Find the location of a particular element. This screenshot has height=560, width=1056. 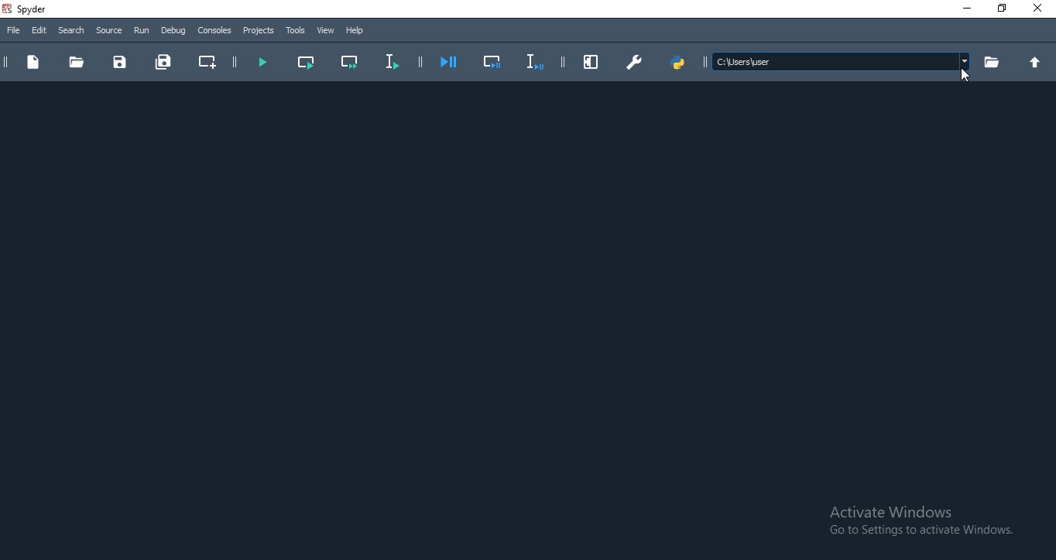

spyder Desktop Icon is located at coordinates (29, 9).